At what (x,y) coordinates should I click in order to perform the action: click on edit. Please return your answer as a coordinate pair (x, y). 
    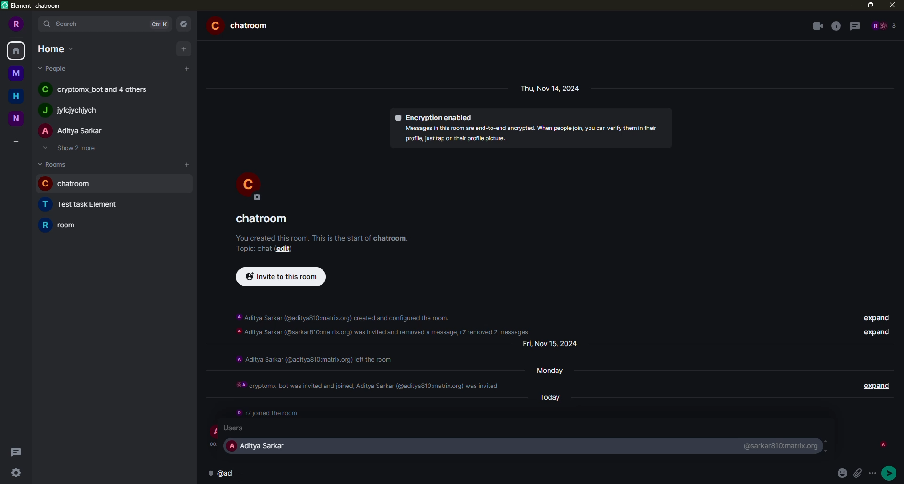
    Looking at the image, I should click on (287, 249).